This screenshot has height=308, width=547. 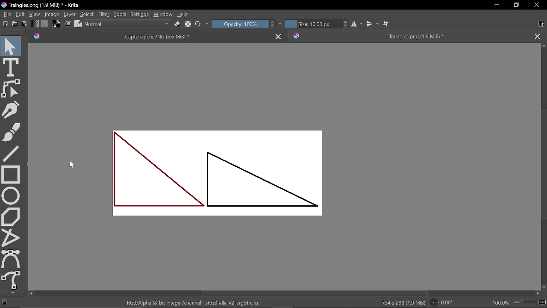 What do you see at coordinates (312, 292) in the screenshot?
I see `Horizontal scrollbar` at bounding box center [312, 292].